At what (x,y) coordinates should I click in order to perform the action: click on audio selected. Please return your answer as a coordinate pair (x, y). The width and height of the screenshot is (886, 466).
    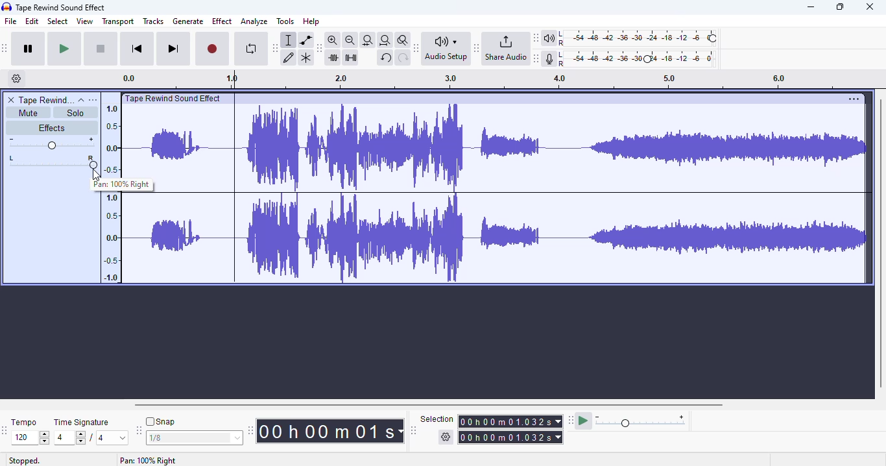
    Looking at the image, I should click on (497, 195).